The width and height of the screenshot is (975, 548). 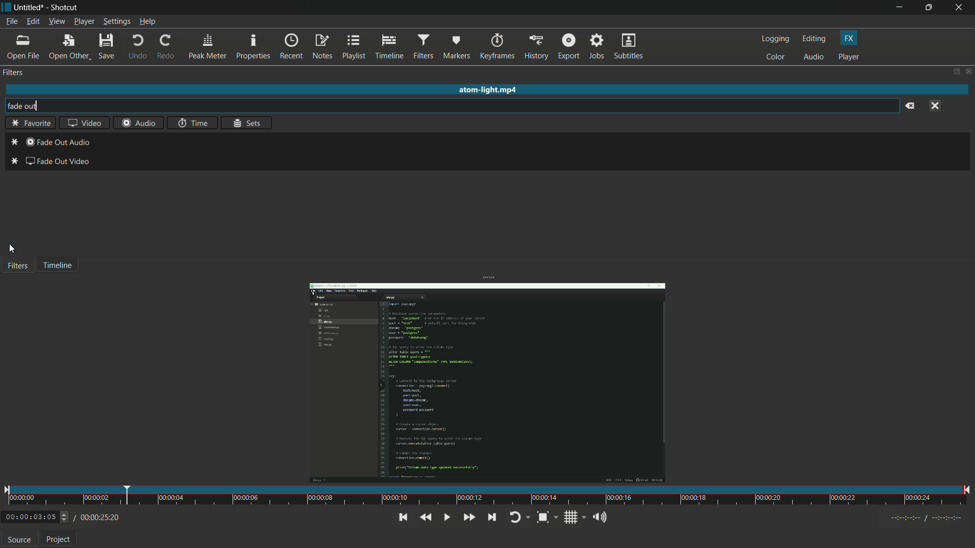 What do you see at coordinates (628, 46) in the screenshot?
I see `subtitles` at bounding box center [628, 46].